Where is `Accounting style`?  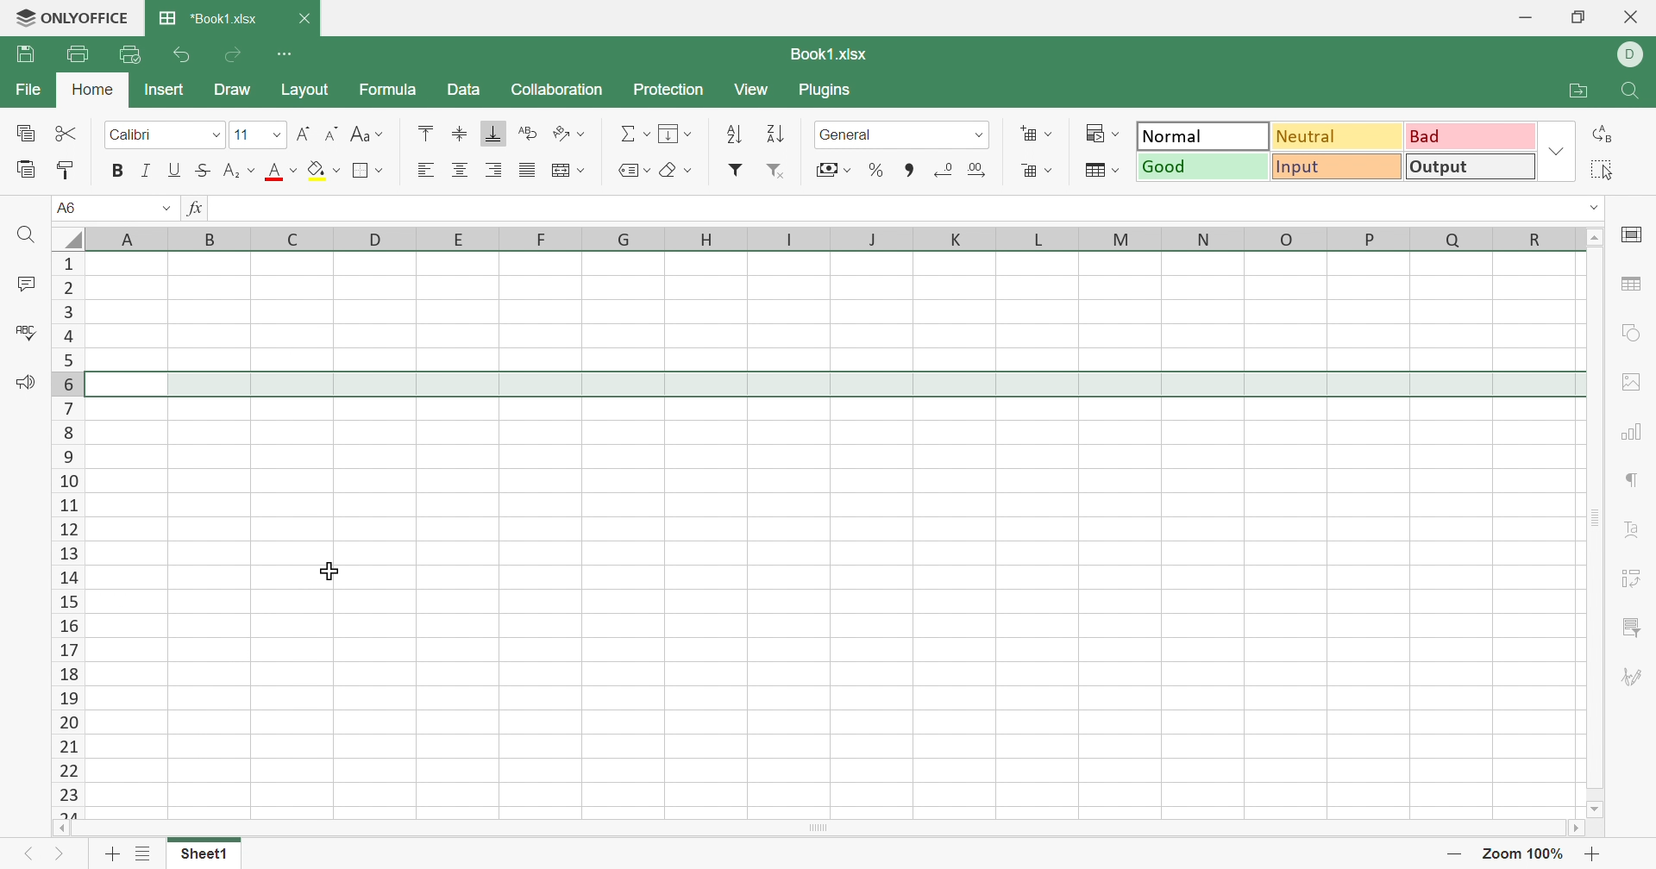
Accounting style is located at coordinates (831, 169).